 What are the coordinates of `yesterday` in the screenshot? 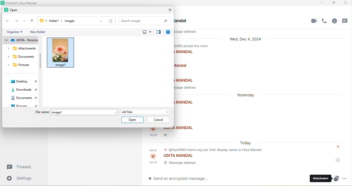 It's located at (248, 94).